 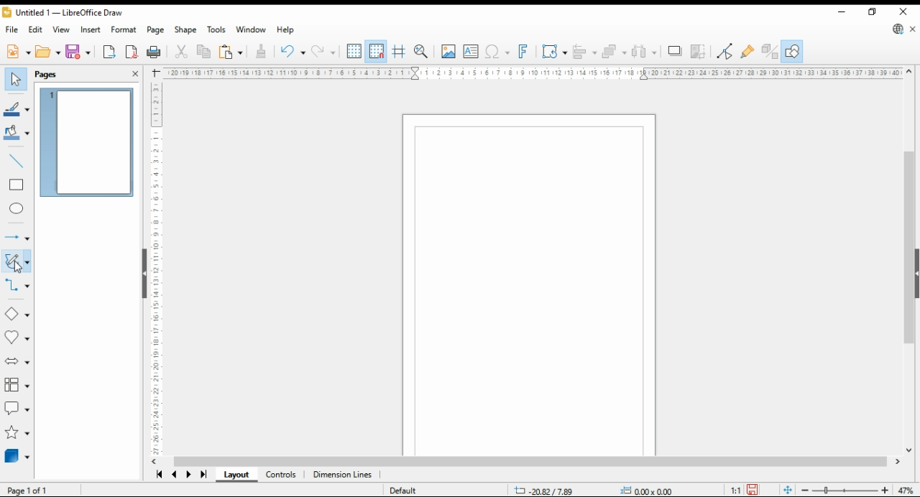 What do you see at coordinates (699, 51) in the screenshot?
I see `crop image` at bounding box center [699, 51].